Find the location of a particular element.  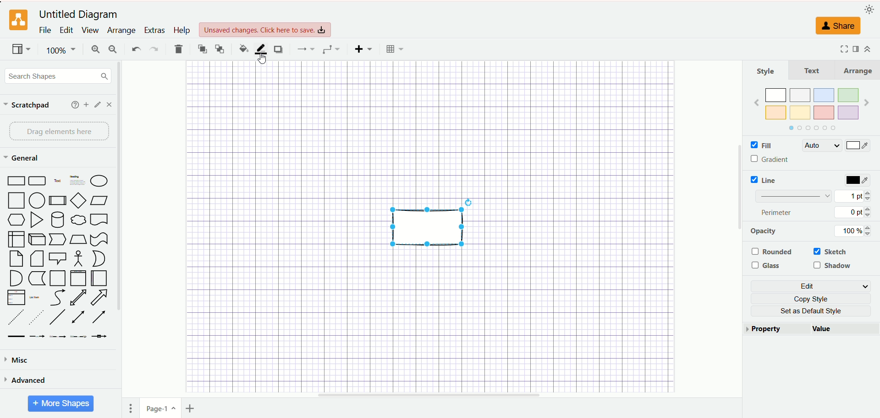

logo is located at coordinates (18, 20).